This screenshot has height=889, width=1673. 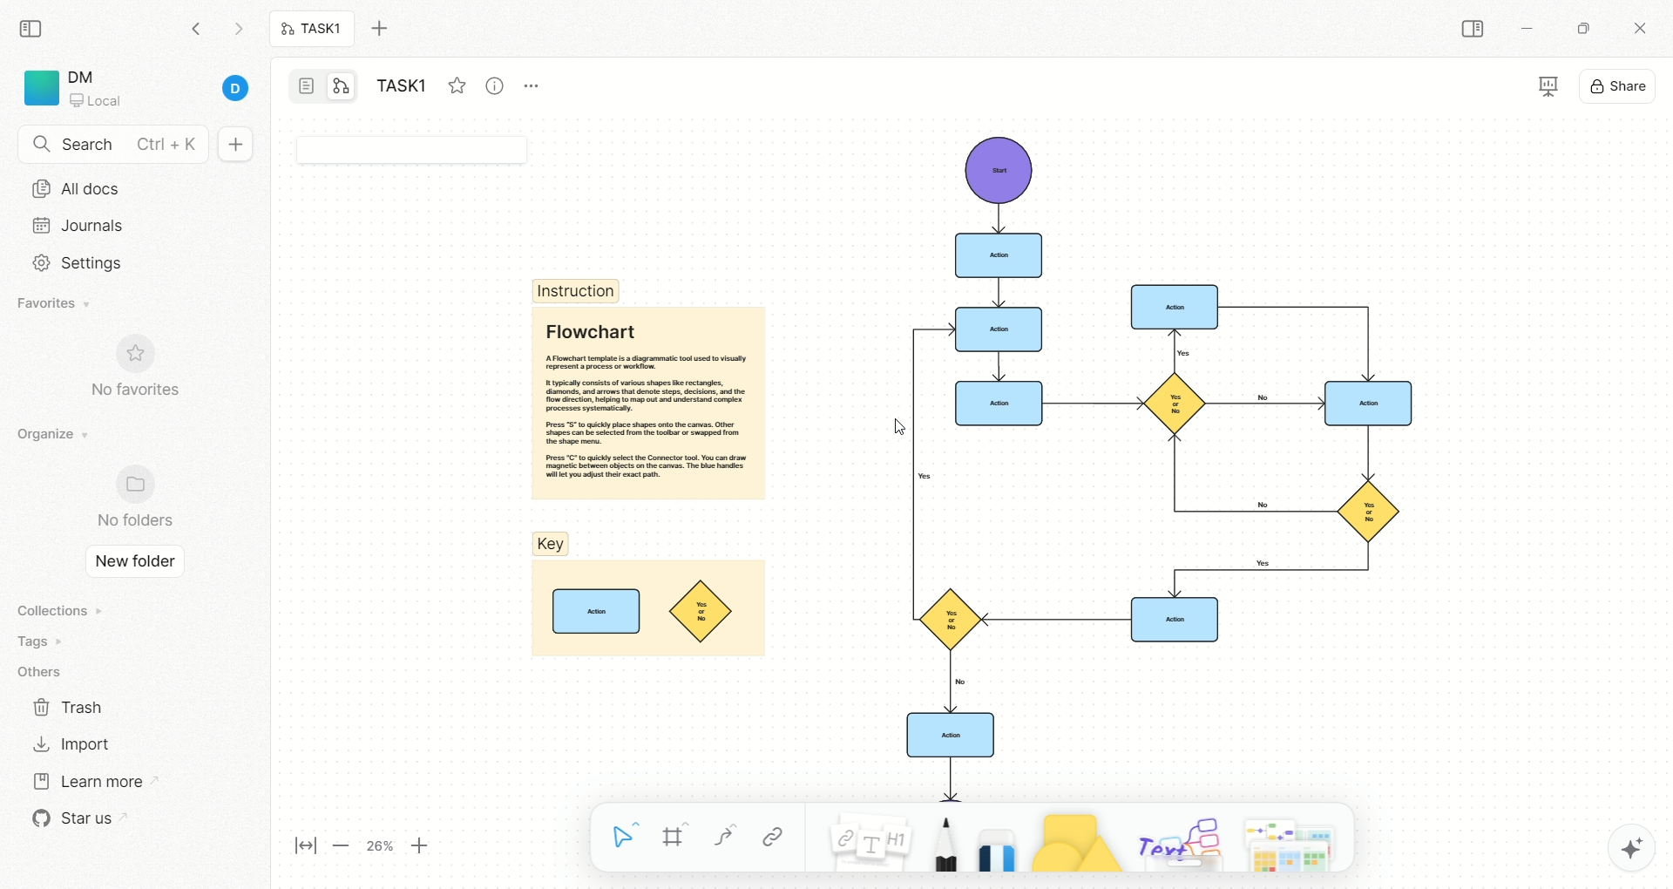 I want to click on selection, so click(x=626, y=839).